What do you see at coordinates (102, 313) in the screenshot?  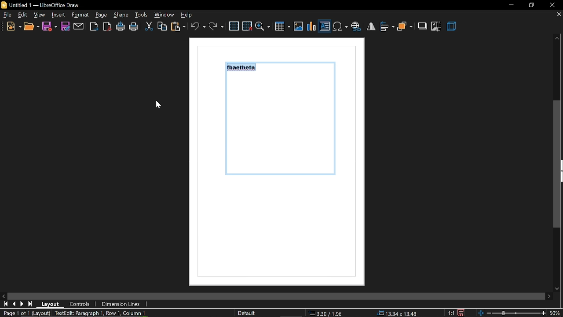 I see `TextEdit: Paragraph 1, Row 1, Column 10` at bounding box center [102, 313].